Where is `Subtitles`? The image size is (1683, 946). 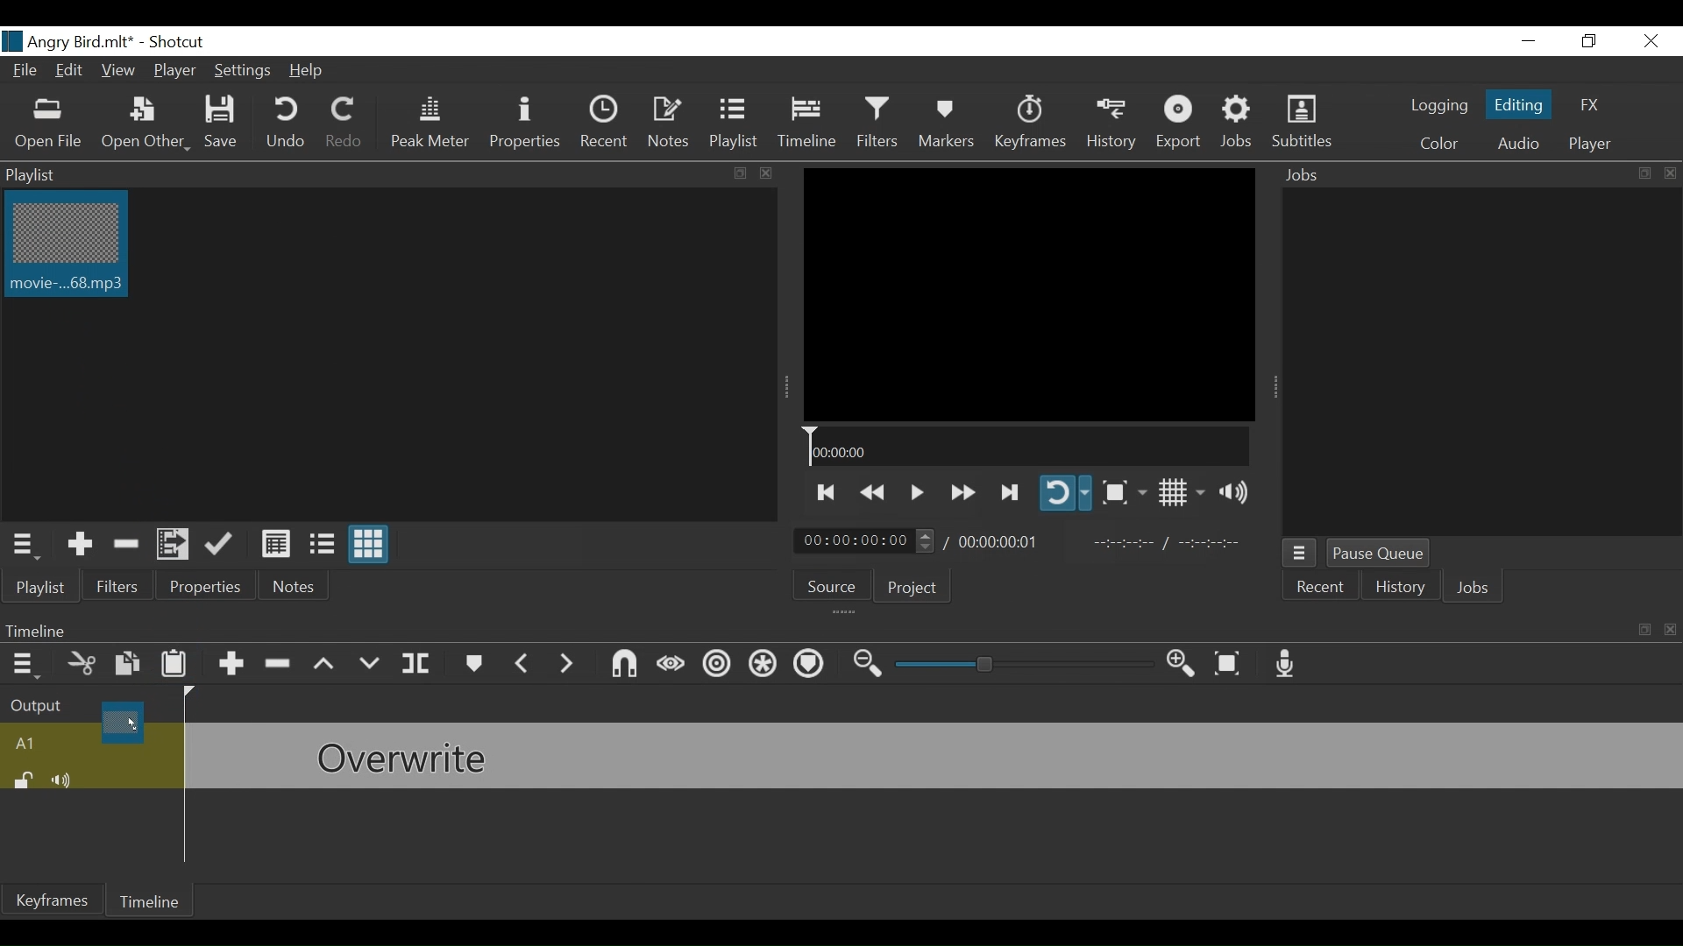
Subtitles is located at coordinates (1302, 123).